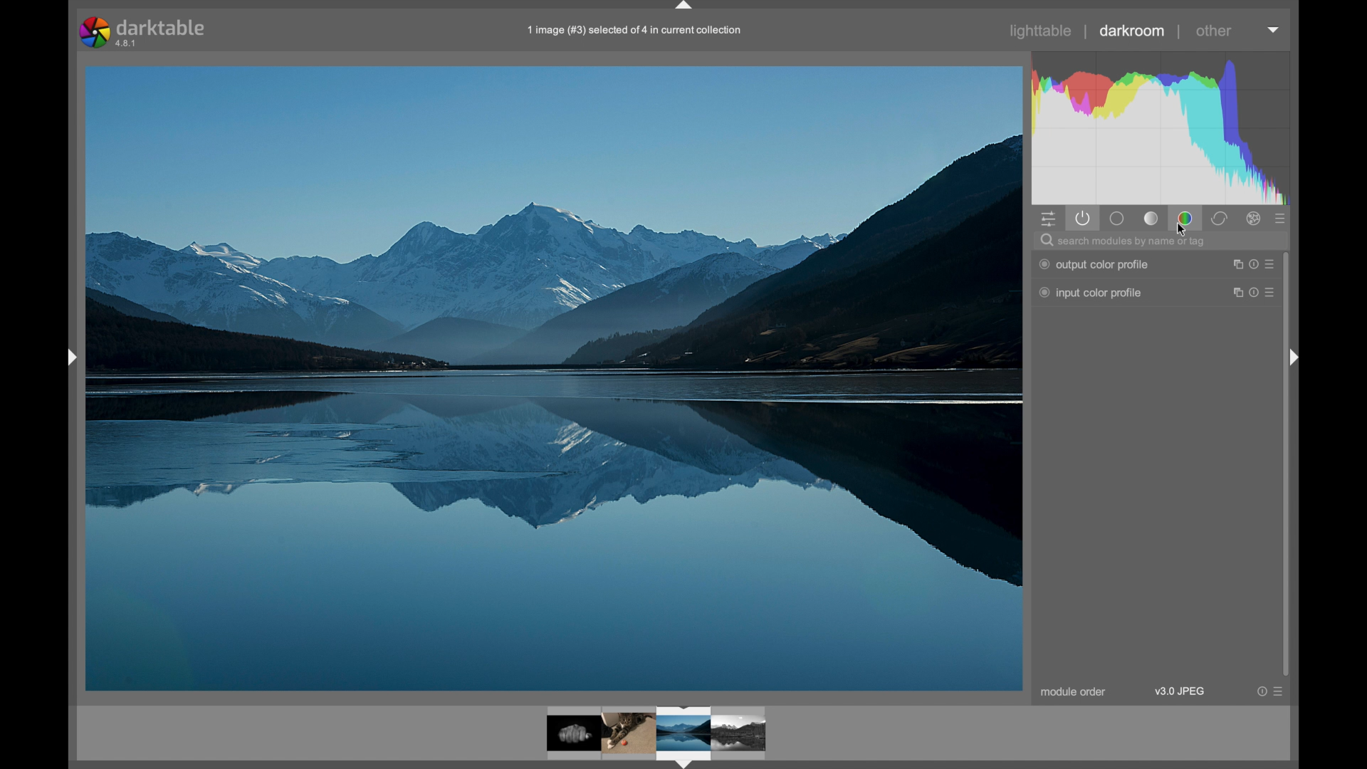 The width and height of the screenshot is (1367, 769). I want to click on quick access panel, so click(1051, 220).